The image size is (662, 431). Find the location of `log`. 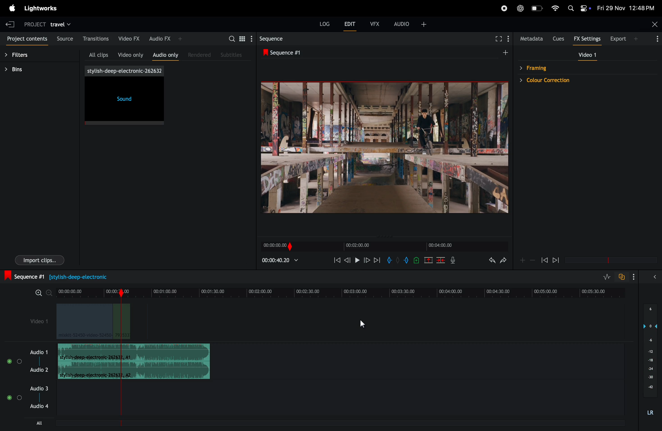

log is located at coordinates (321, 23).